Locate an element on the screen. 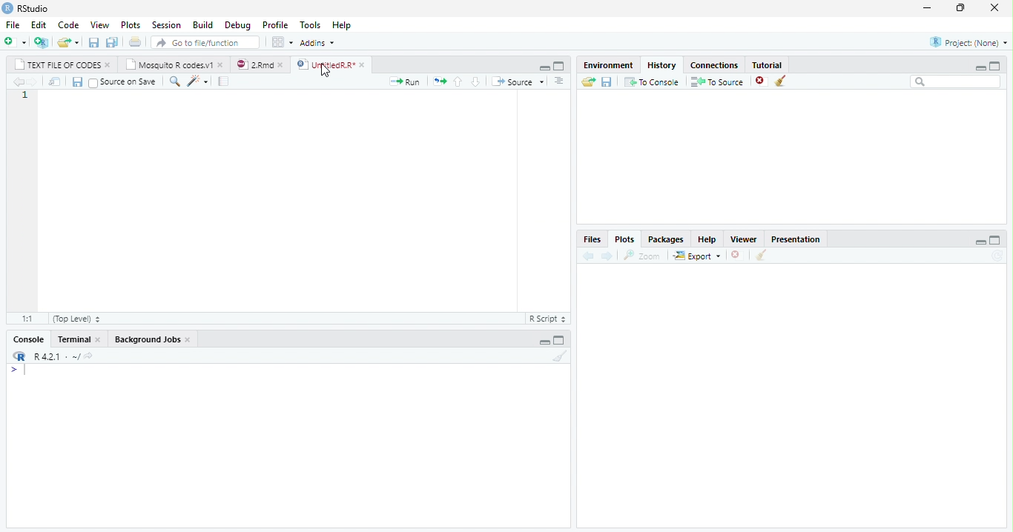  tools is located at coordinates (308, 24).